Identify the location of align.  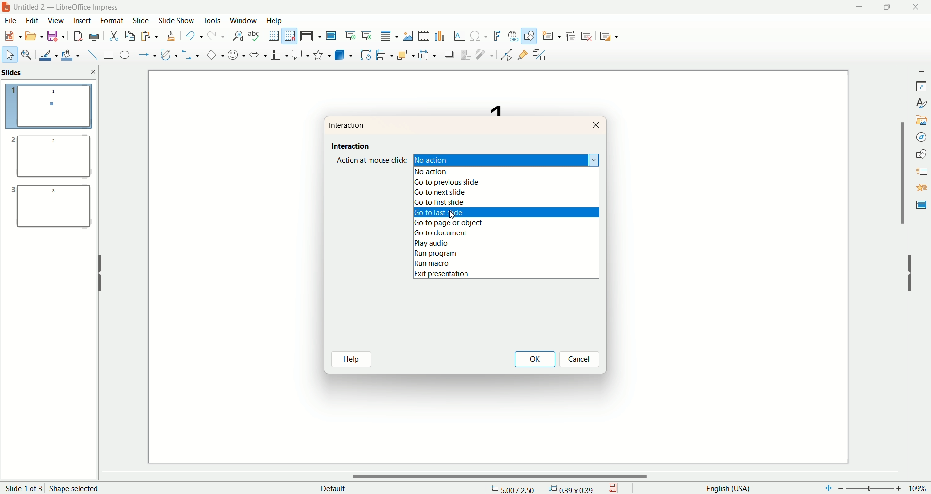
(384, 54).